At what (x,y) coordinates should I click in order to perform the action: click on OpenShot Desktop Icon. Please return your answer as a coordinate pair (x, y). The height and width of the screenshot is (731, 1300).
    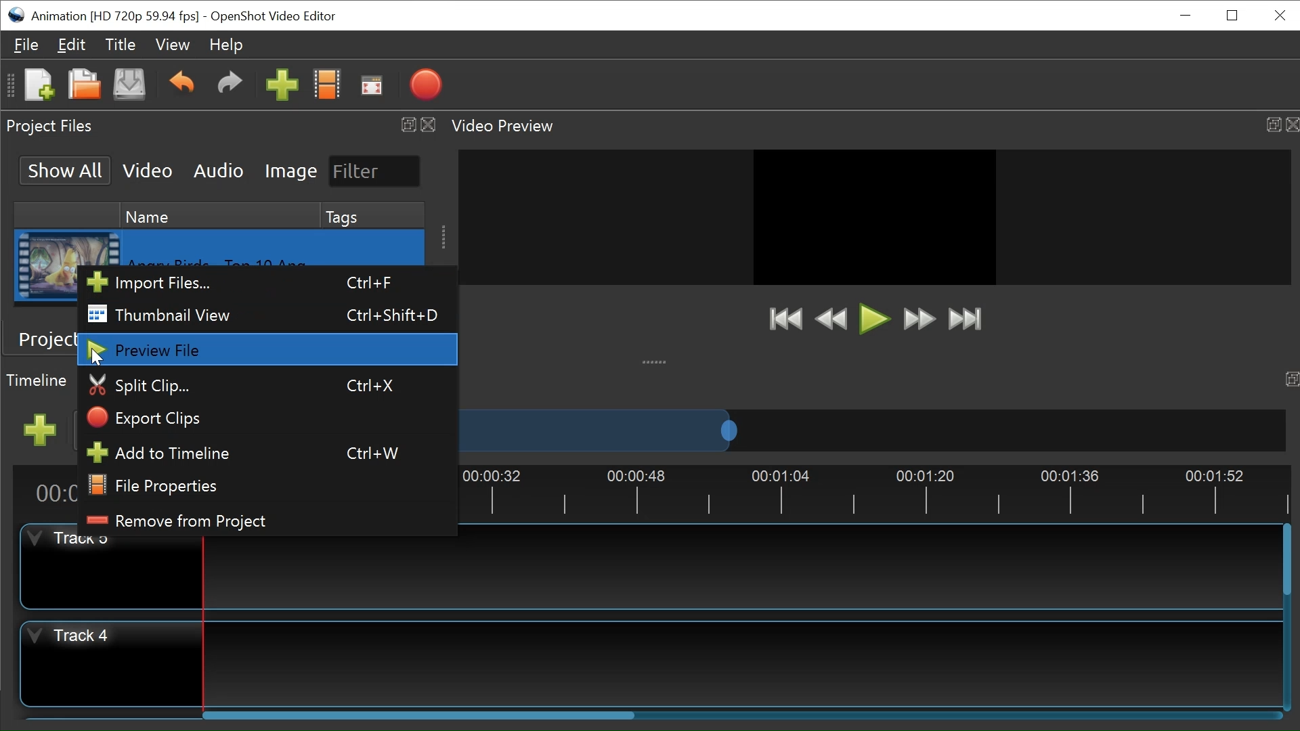
    Looking at the image, I should click on (16, 16).